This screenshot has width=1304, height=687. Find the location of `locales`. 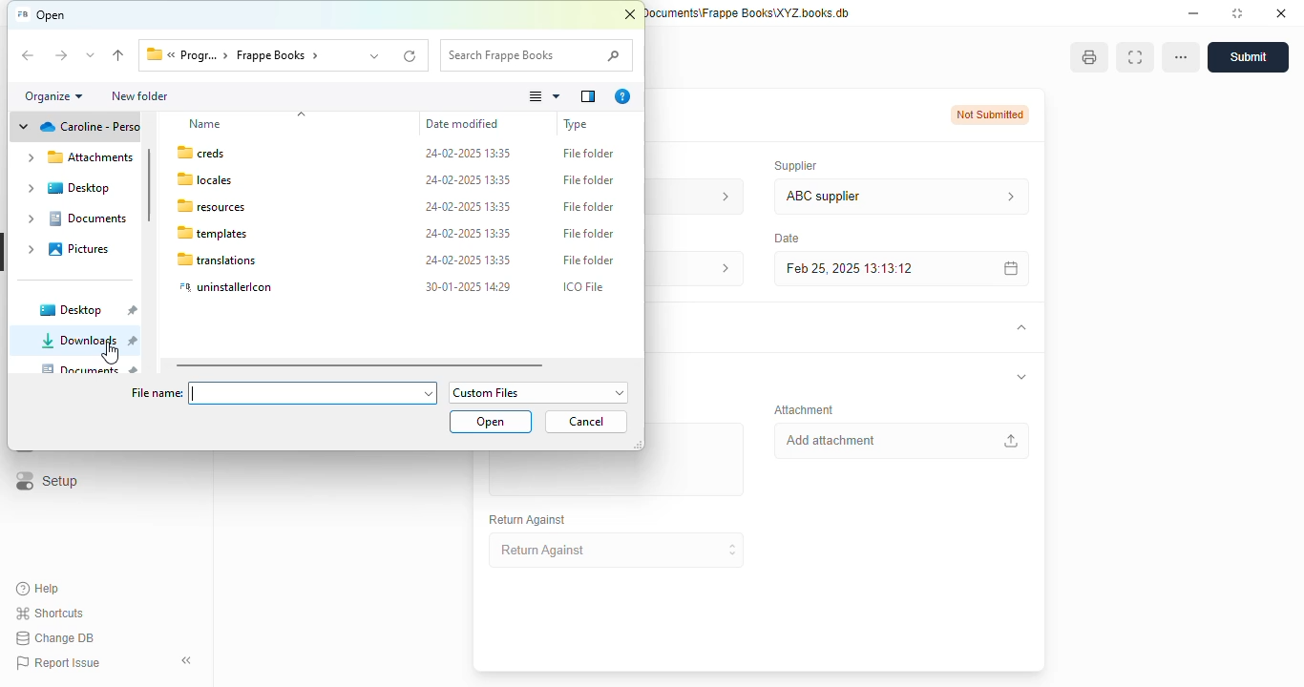

locales is located at coordinates (205, 179).